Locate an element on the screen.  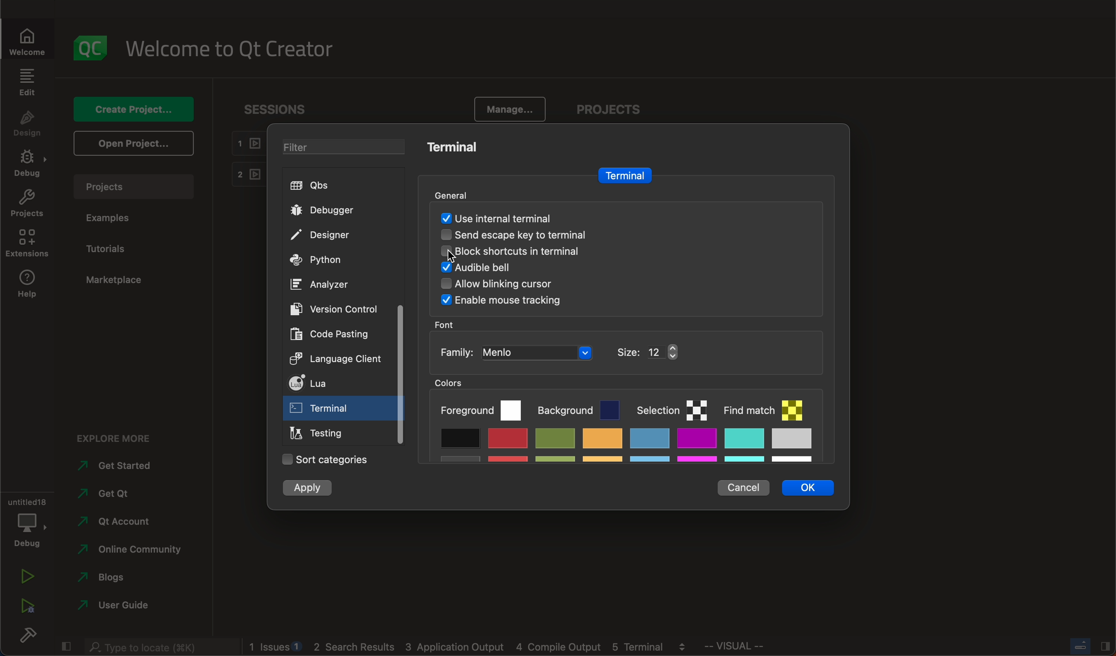
debug is located at coordinates (27, 522).